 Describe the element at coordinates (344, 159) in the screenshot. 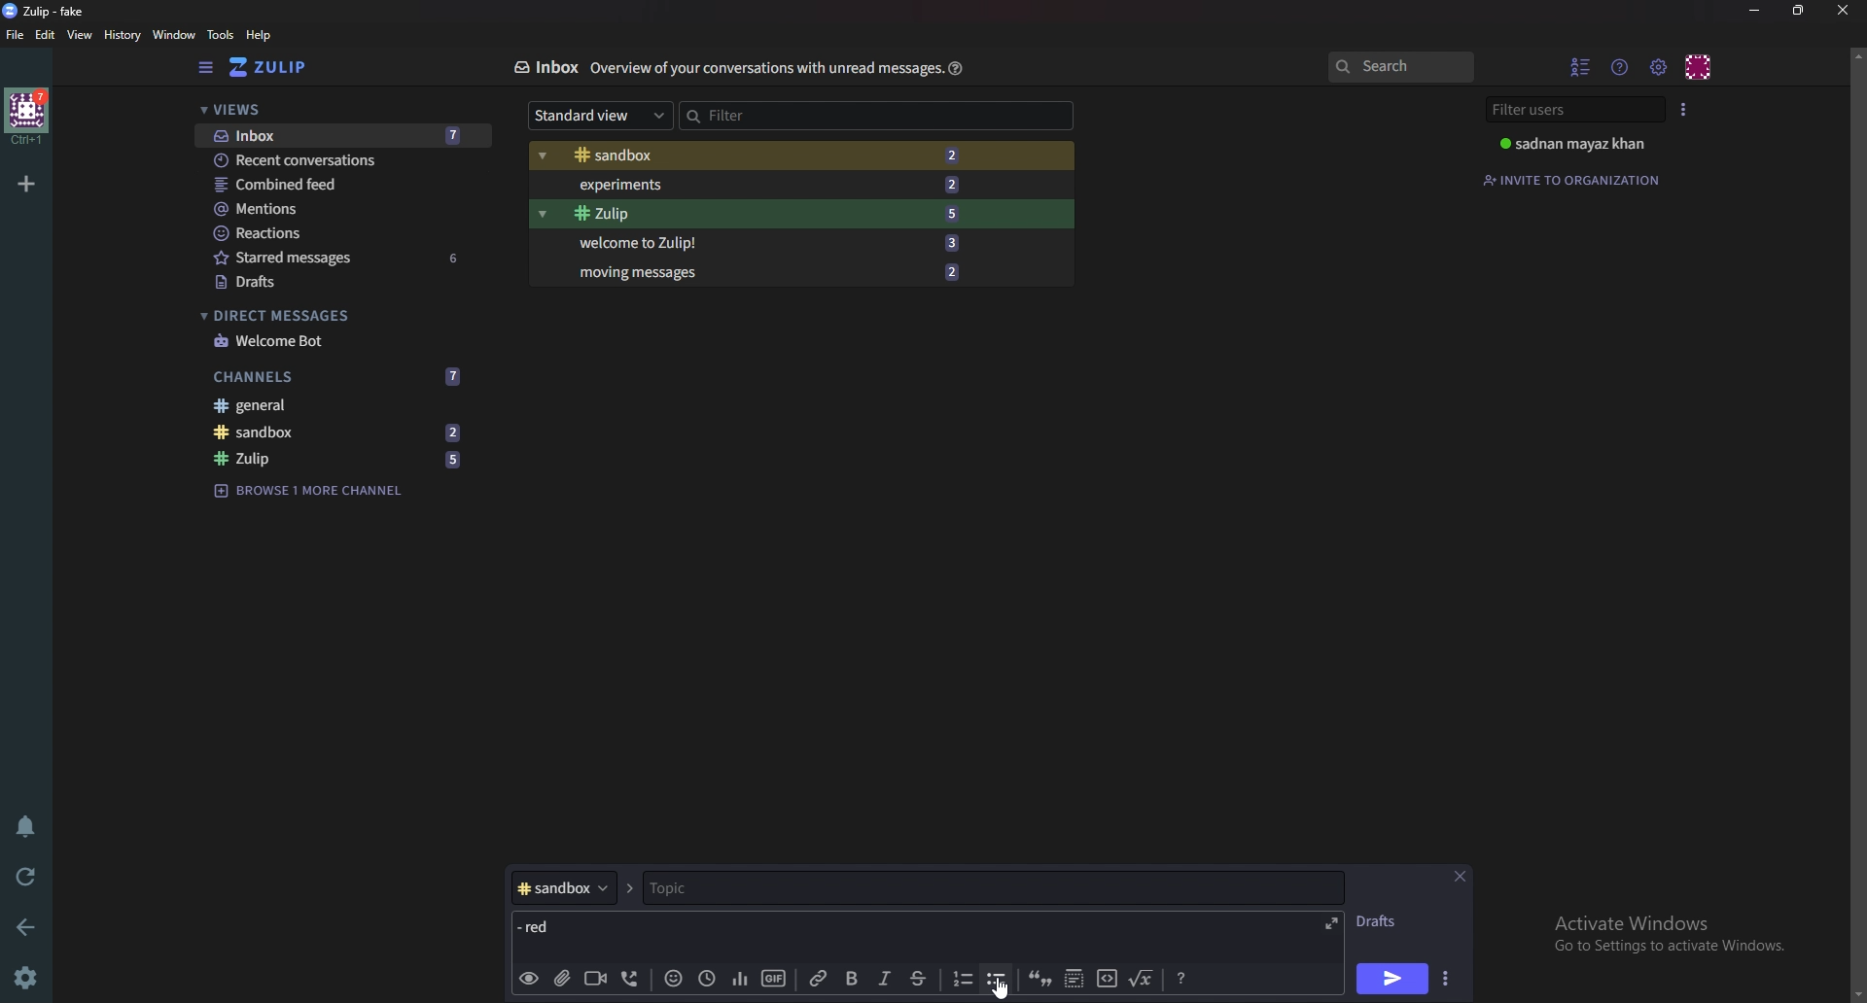

I see `Recent conversations` at that location.